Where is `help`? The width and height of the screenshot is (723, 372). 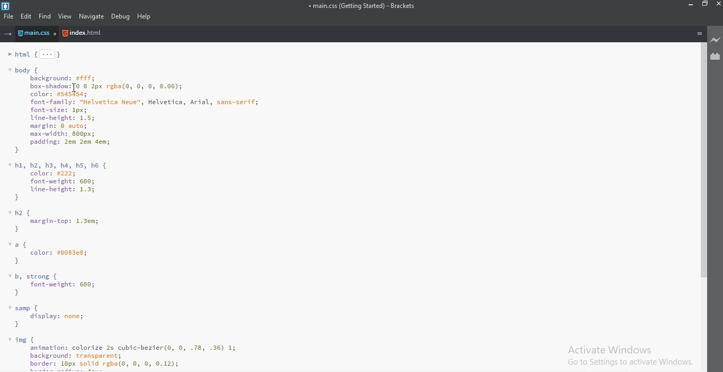
help is located at coordinates (145, 16).